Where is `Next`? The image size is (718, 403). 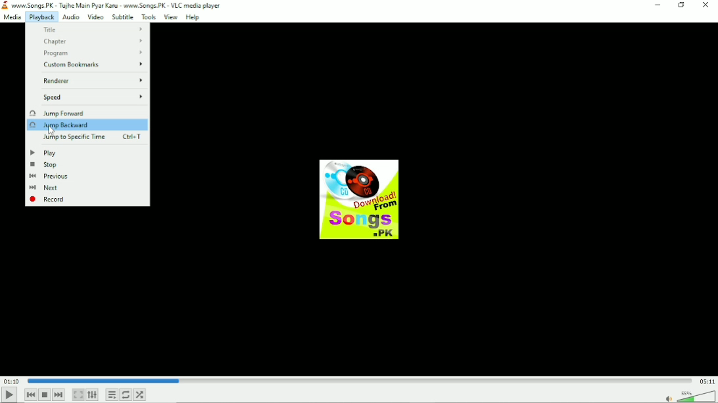
Next is located at coordinates (48, 188).